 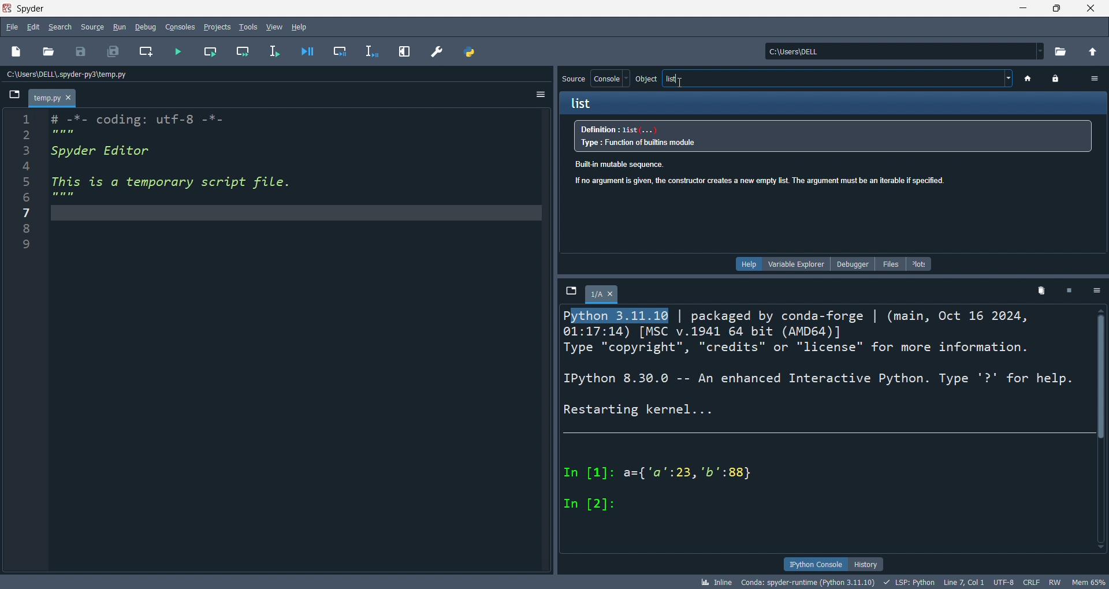 What do you see at coordinates (336, 52) in the screenshot?
I see `debug cel` at bounding box center [336, 52].